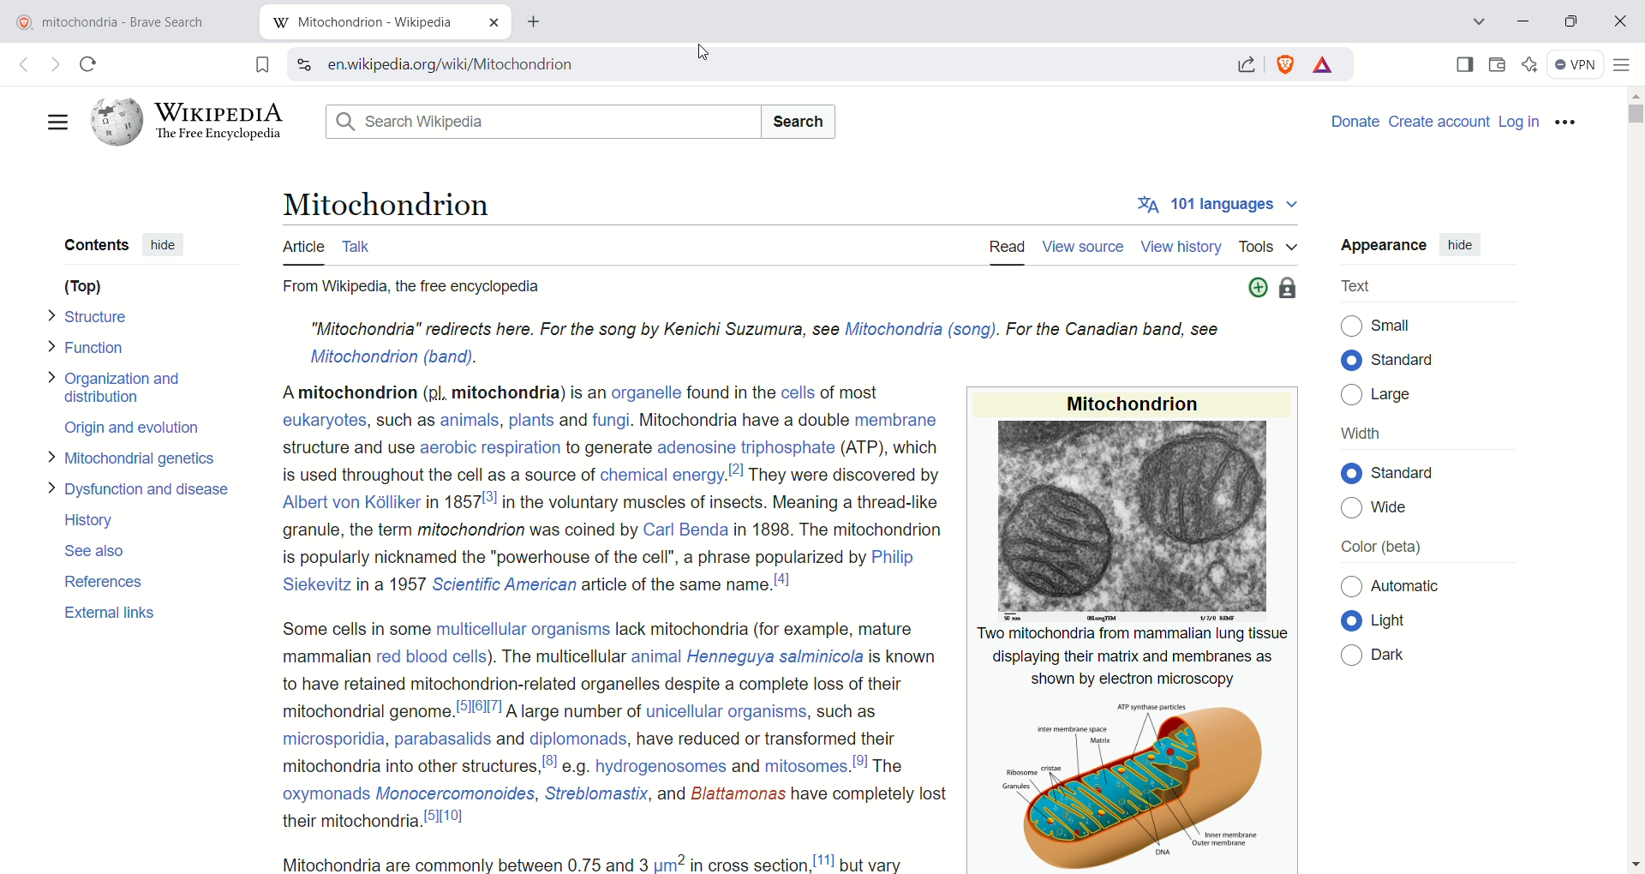 The image size is (1645, 874). I want to click on Width, so click(1362, 432).